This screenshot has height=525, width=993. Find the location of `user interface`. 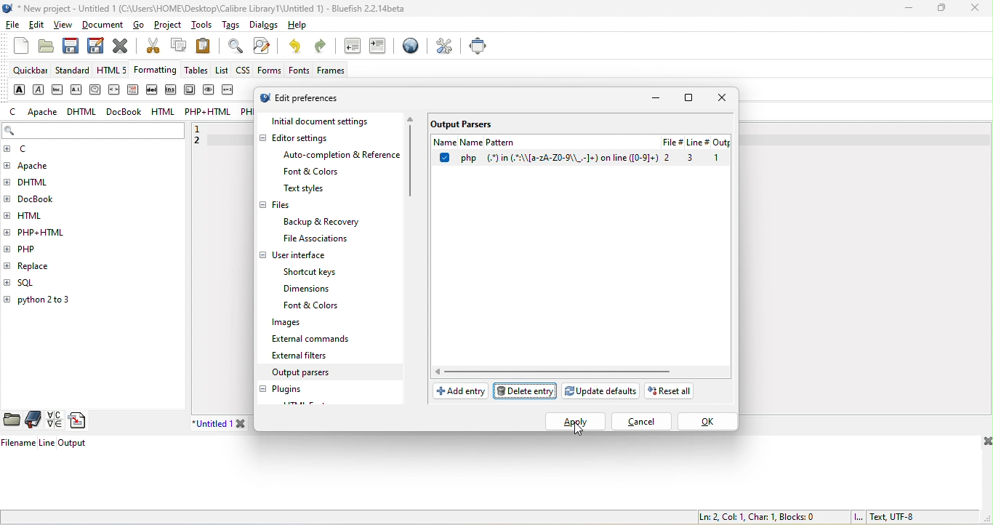

user interface is located at coordinates (294, 256).